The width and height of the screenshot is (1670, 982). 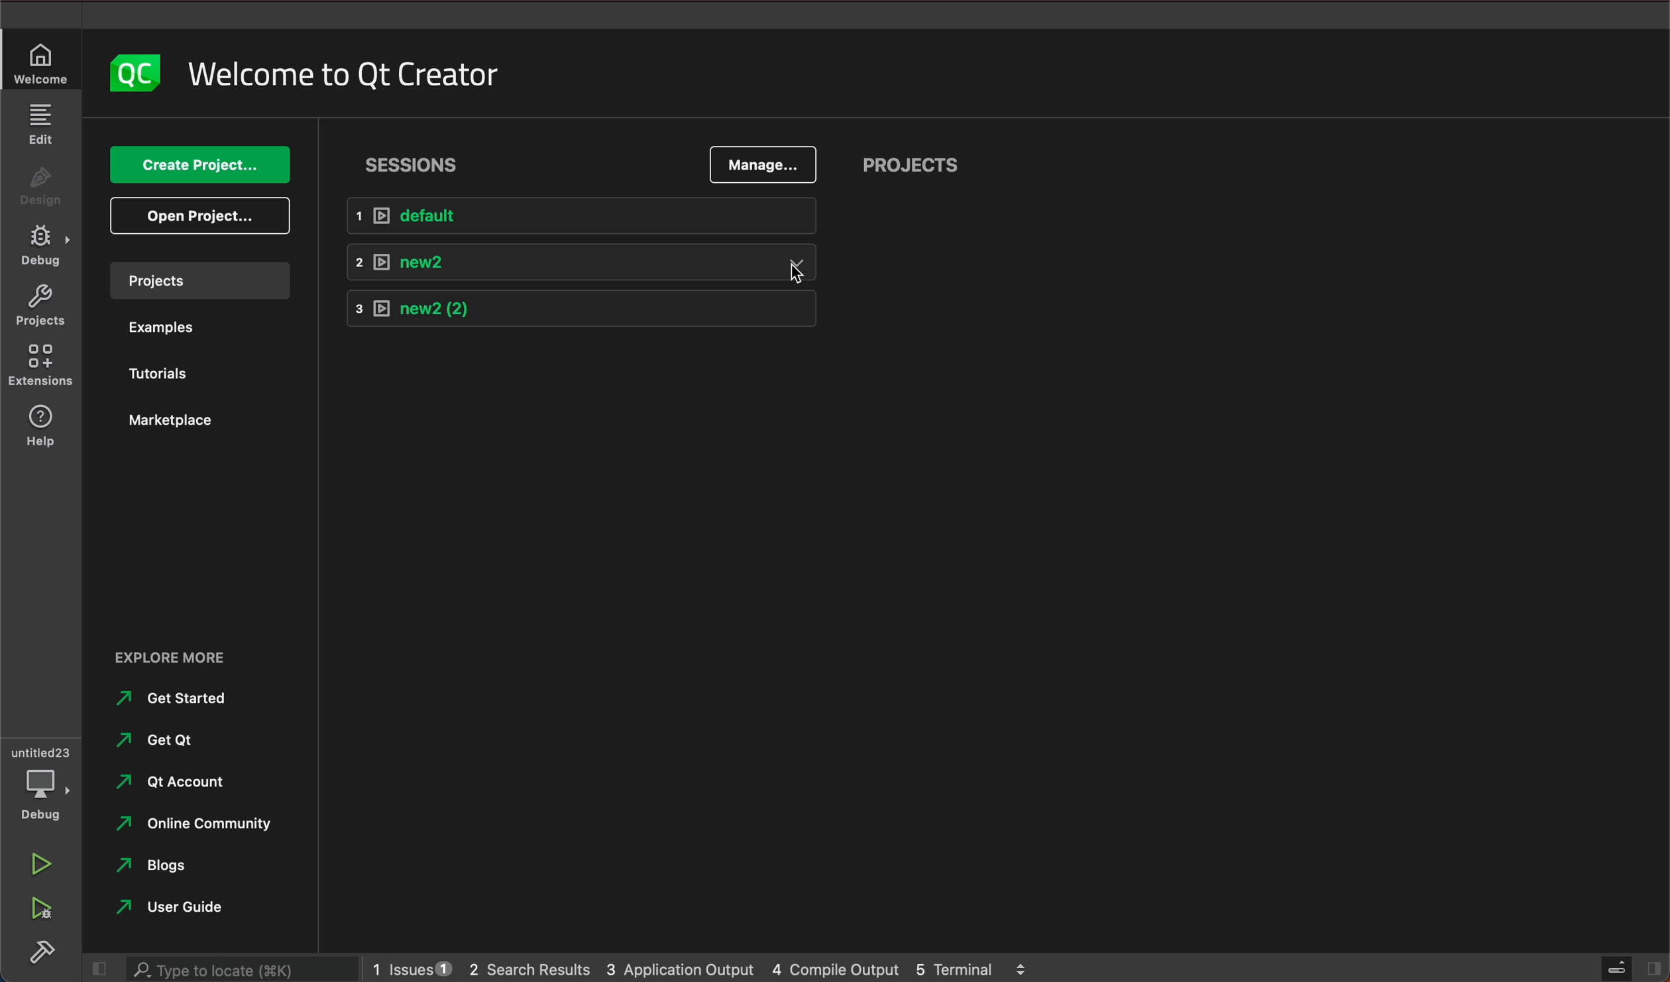 What do you see at coordinates (582, 215) in the screenshot?
I see `default` at bounding box center [582, 215].